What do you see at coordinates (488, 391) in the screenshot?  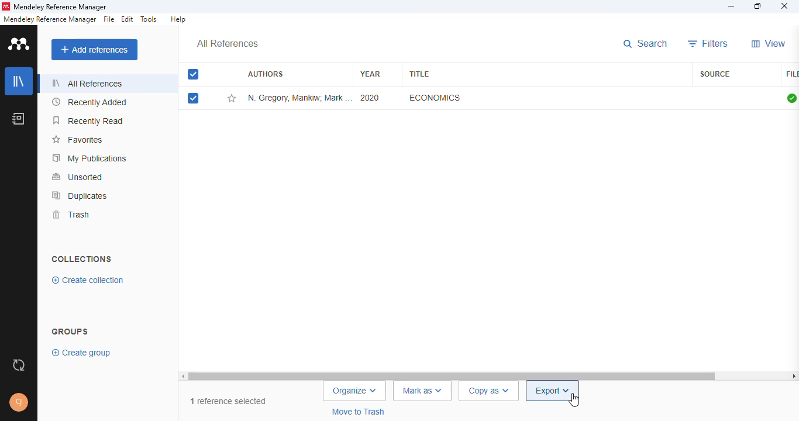 I see `copy as` at bounding box center [488, 391].